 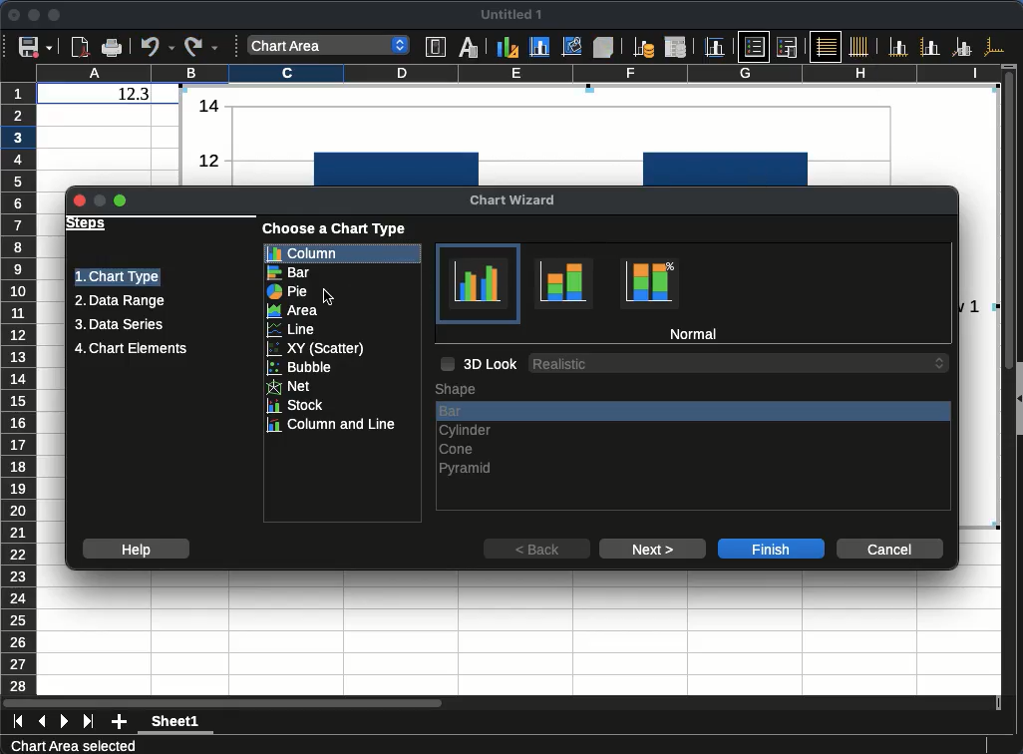 I want to click on data range, so click(x=120, y=302).